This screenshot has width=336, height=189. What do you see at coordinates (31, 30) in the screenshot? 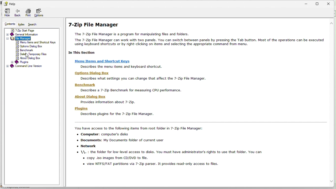
I see `7 zip start page` at bounding box center [31, 30].